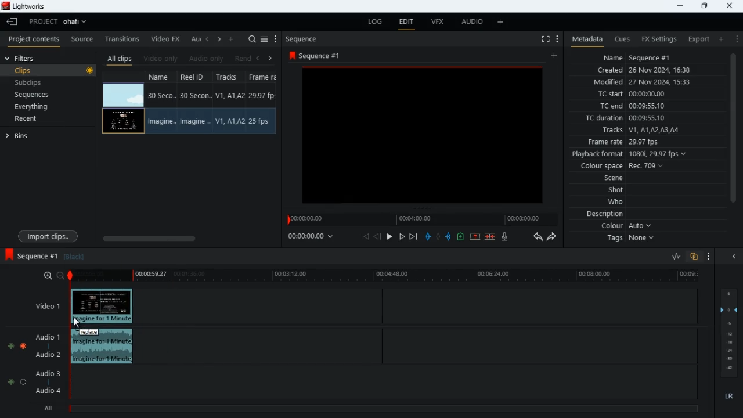  What do you see at coordinates (208, 59) in the screenshot?
I see `audio only` at bounding box center [208, 59].